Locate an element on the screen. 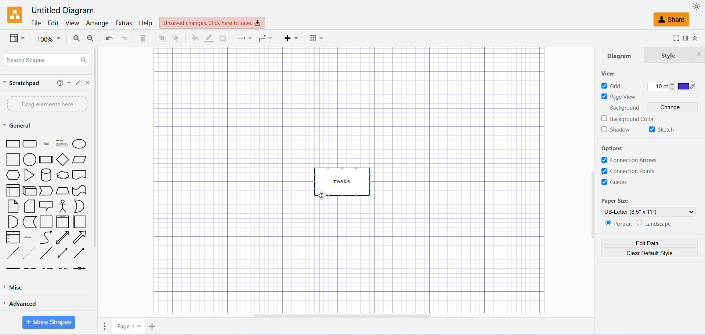 This screenshot has width=705, height=335. List is located at coordinates (13, 237).